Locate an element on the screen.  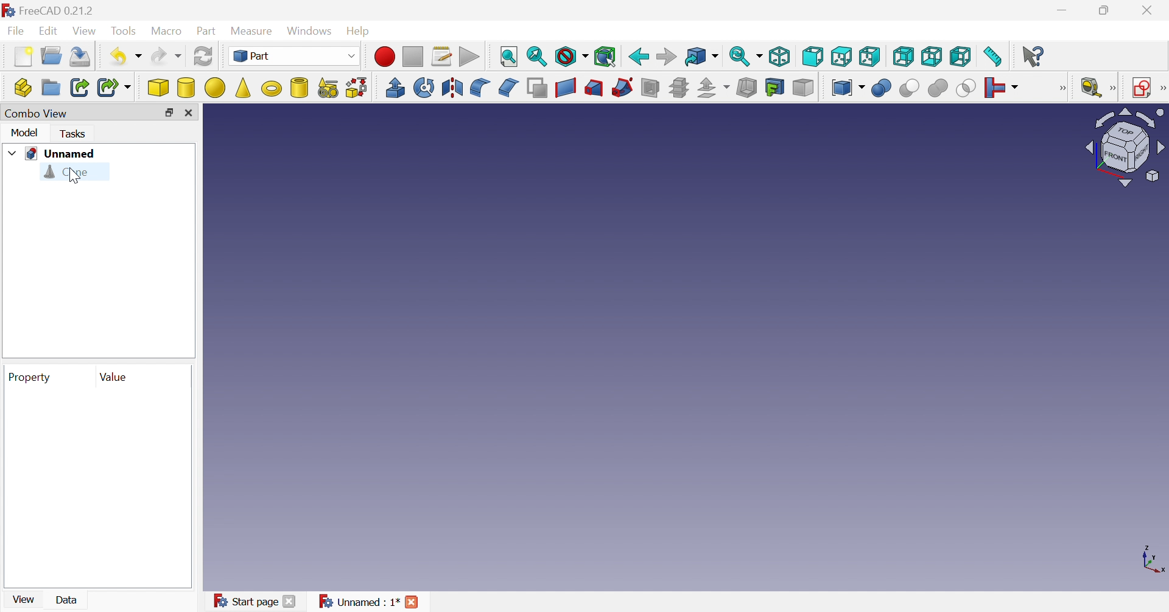
What's this? is located at coordinates (1034, 57).